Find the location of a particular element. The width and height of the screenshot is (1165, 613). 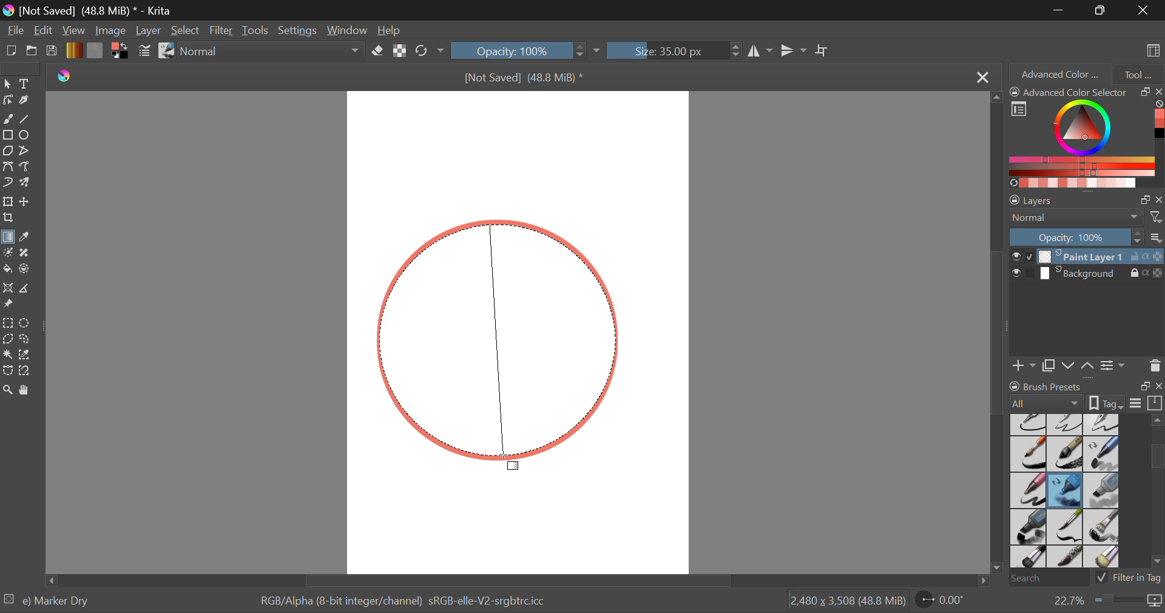

Gradient Fill Line is located at coordinates (501, 334).